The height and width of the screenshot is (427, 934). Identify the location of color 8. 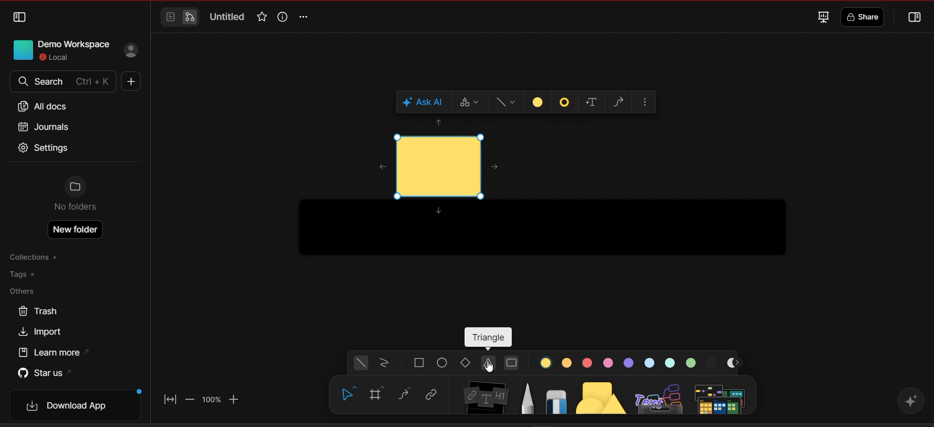
(692, 362).